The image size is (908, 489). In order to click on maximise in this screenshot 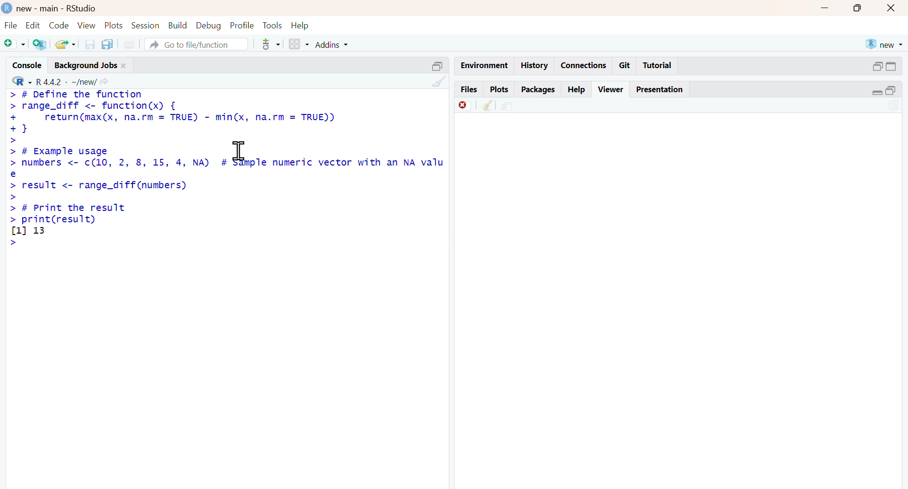, I will do `click(858, 7)`.